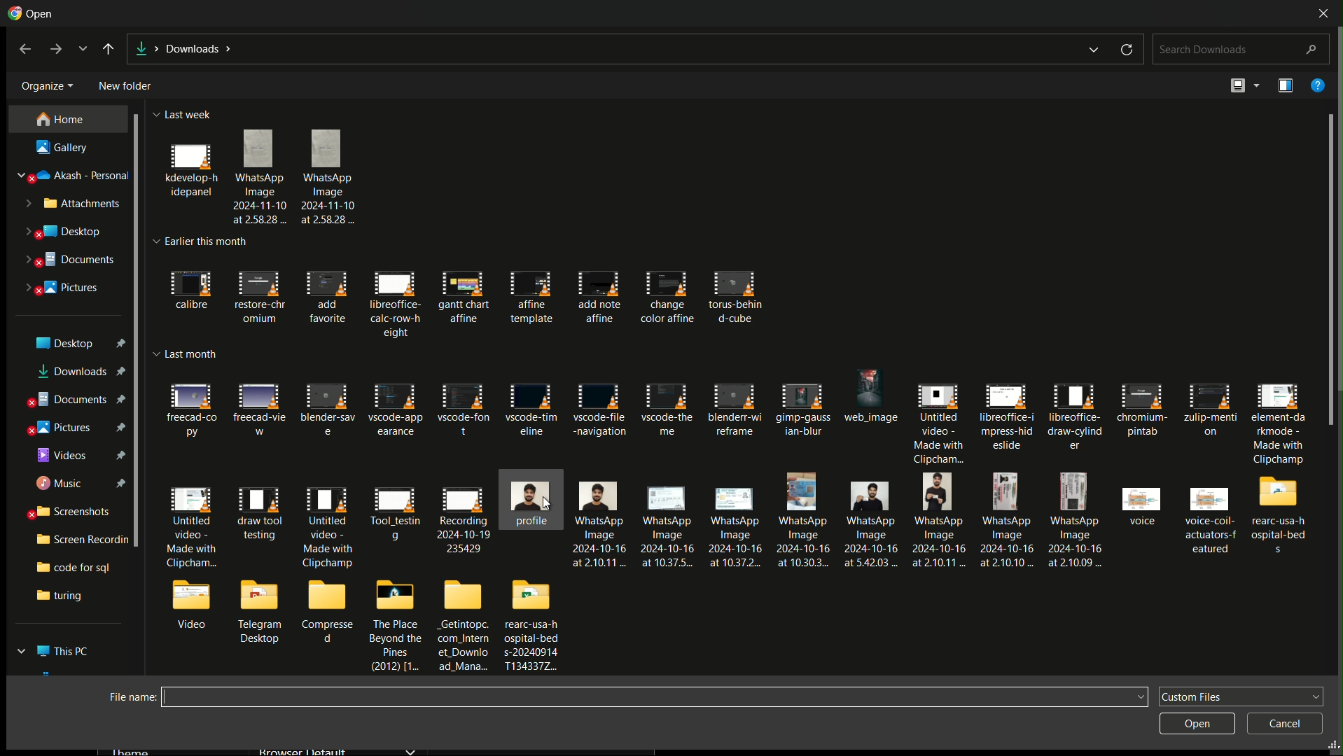 The image size is (1343, 756). Describe the element at coordinates (74, 176) in the screenshot. I see `akash personal` at that location.